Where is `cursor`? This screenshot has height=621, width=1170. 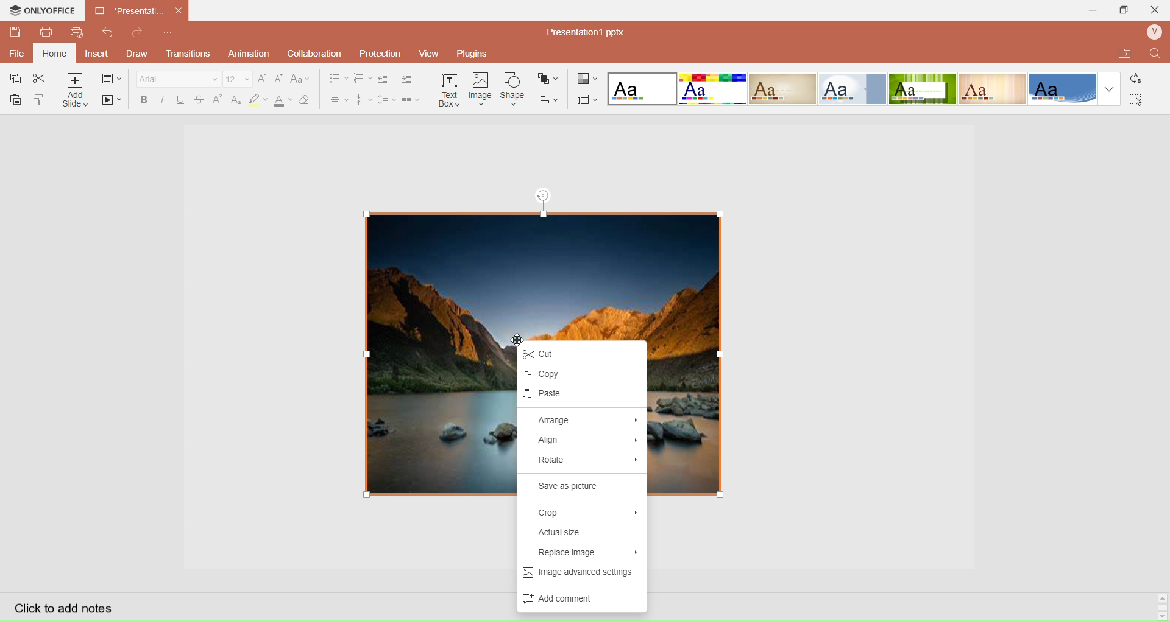 cursor is located at coordinates (518, 339).